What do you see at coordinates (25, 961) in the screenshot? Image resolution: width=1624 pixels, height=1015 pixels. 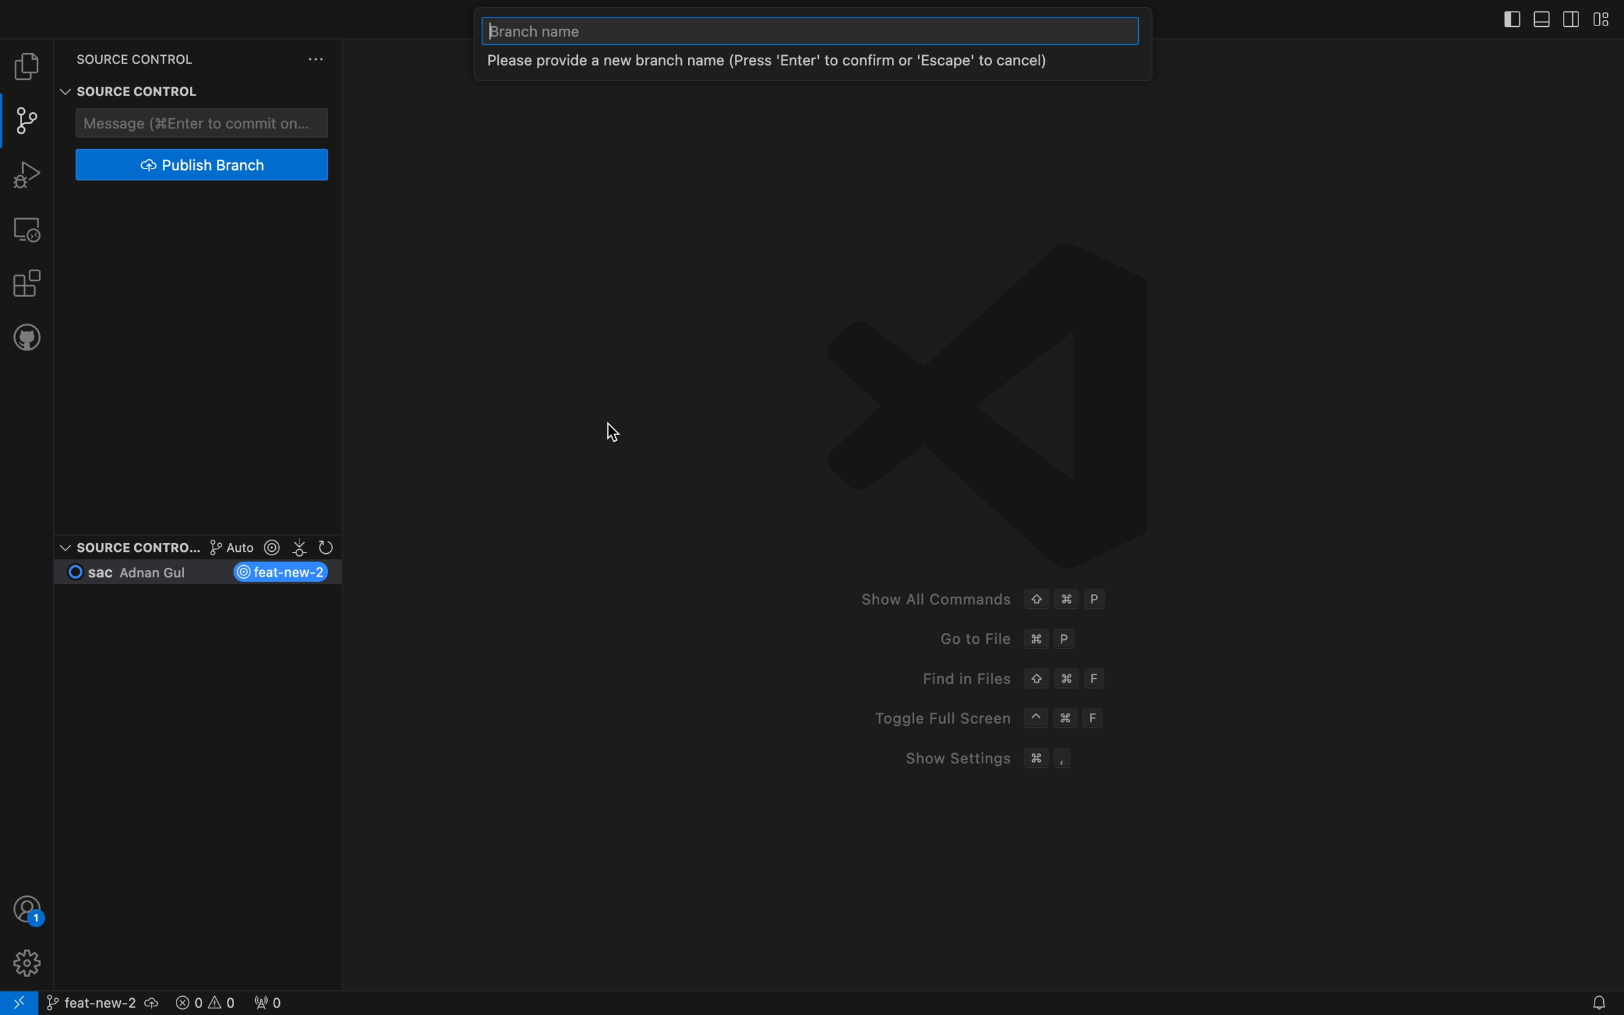 I see `profile` at bounding box center [25, 961].